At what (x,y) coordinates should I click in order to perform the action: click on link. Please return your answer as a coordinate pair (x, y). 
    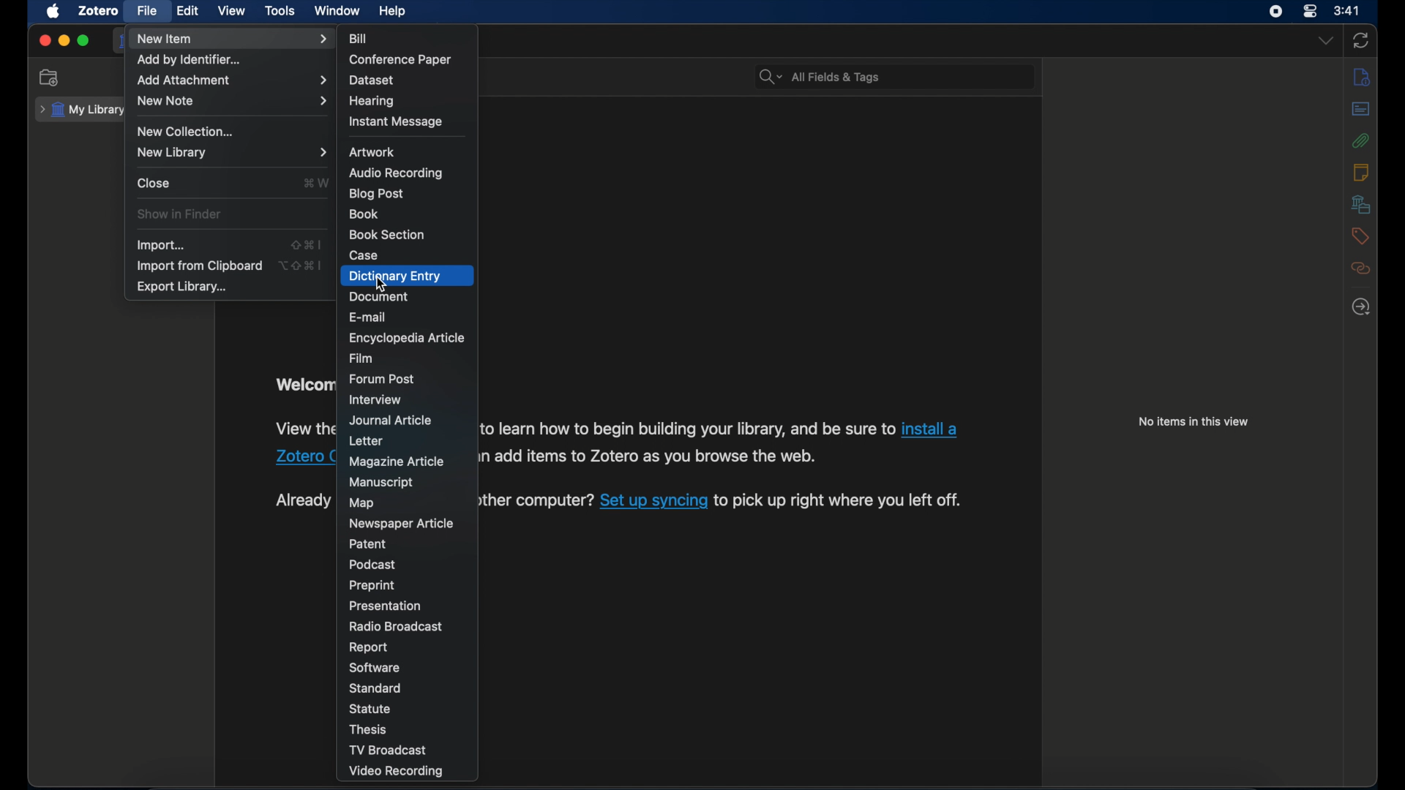
    Looking at the image, I should click on (929, 430).